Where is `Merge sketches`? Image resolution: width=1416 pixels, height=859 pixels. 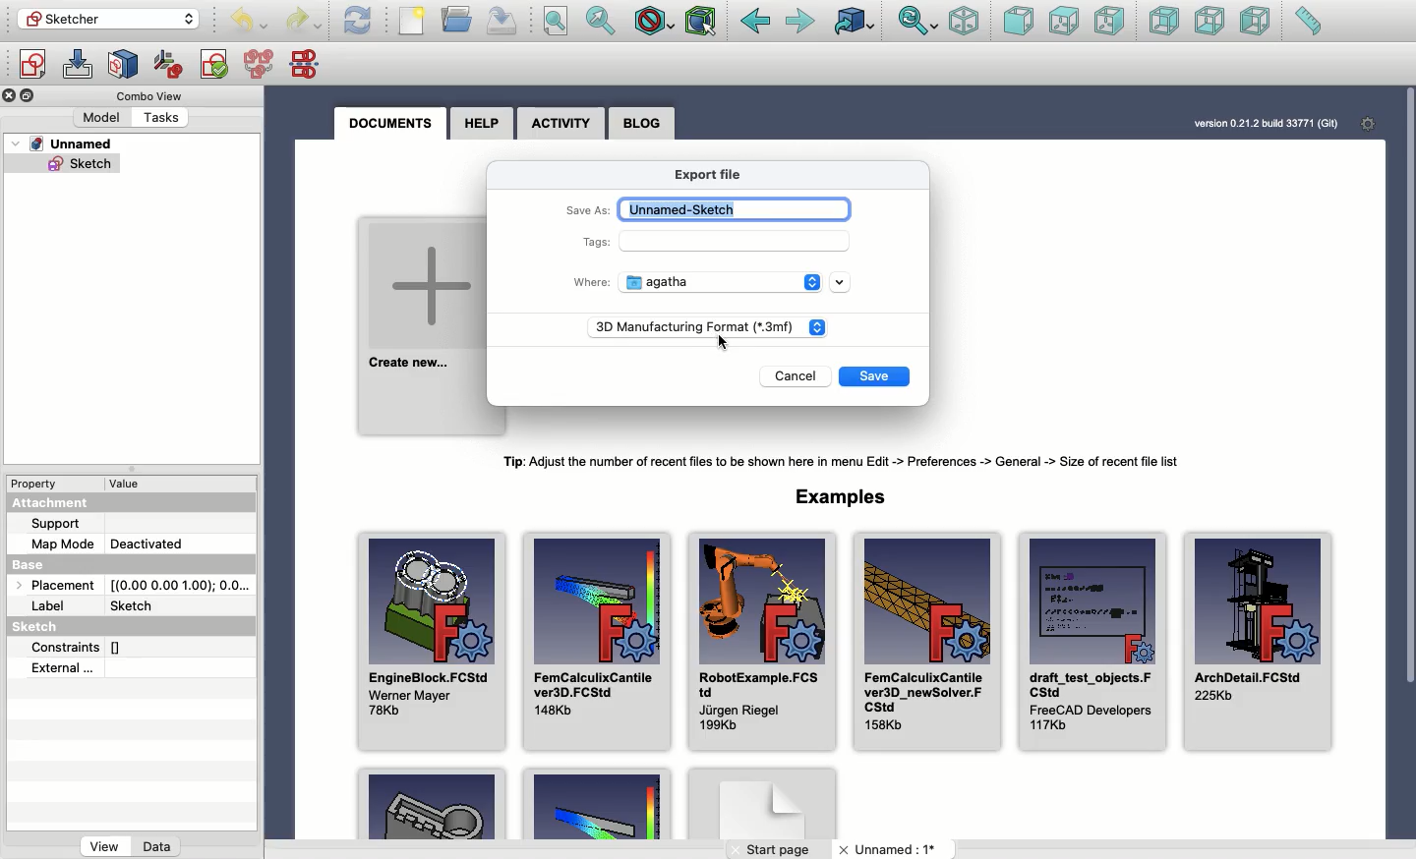
Merge sketches is located at coordinates (260, 65).